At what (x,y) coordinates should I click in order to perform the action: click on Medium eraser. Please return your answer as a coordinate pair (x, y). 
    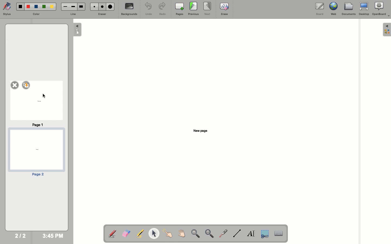
    Looking at the image, I should click on (101, 7).